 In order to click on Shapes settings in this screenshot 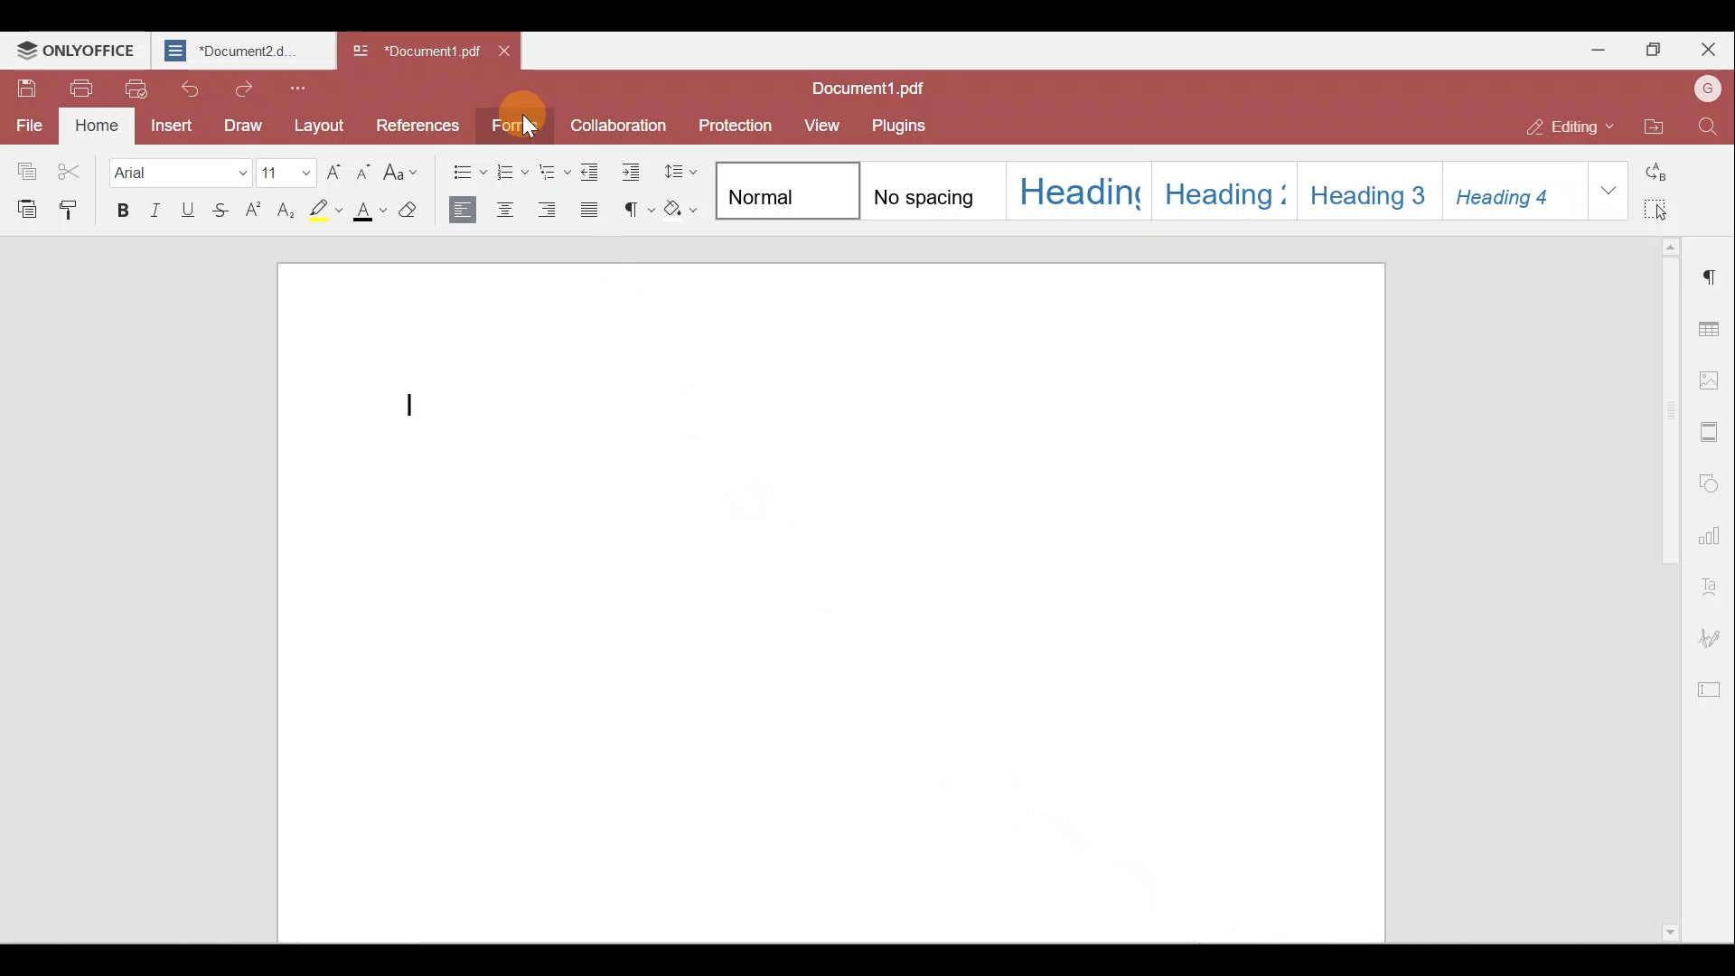, I will do `click(1713, 484)`.